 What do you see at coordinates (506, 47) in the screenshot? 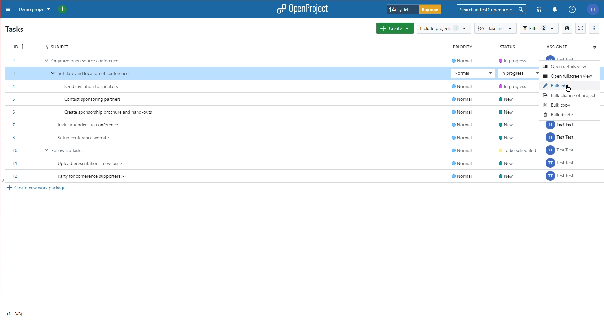
I see `Status` at bounding box center [506, 47].